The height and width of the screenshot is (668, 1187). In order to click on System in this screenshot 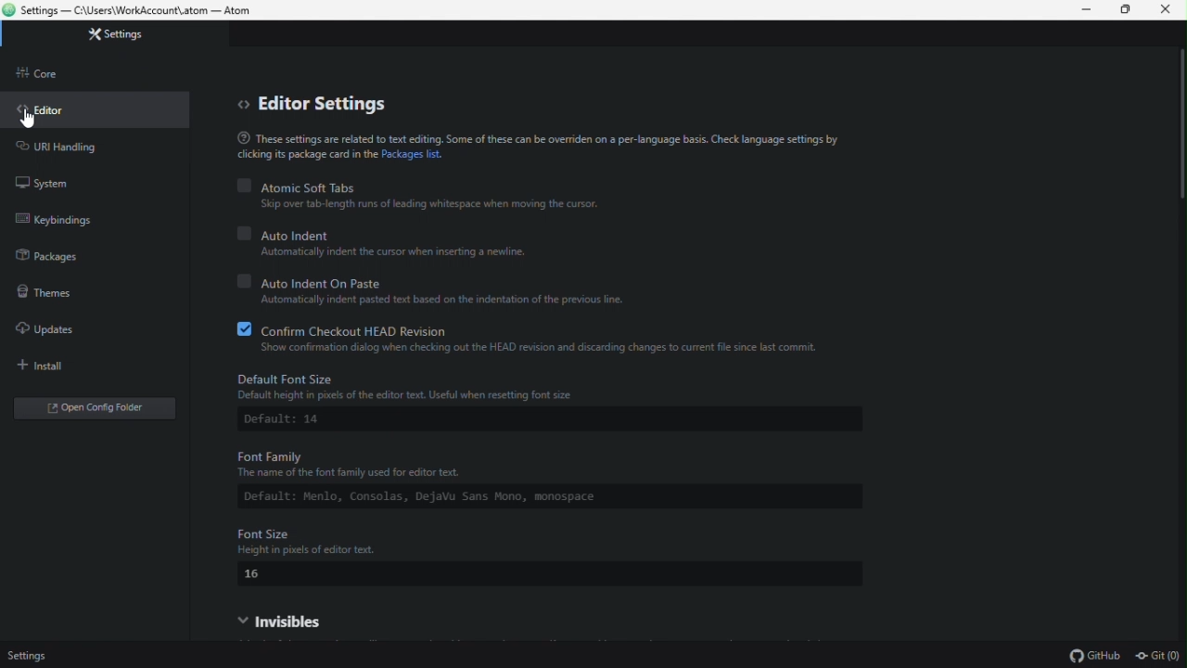, I will do `click(50, 179)`.